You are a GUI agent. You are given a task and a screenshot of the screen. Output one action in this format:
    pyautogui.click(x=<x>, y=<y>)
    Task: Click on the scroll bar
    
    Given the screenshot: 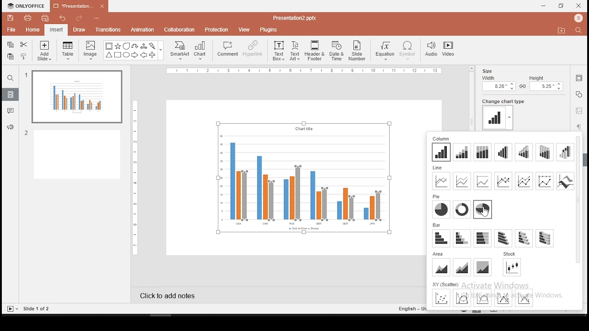 What is the action you would take?
    pyautogui.click(x=471, y=98)
    